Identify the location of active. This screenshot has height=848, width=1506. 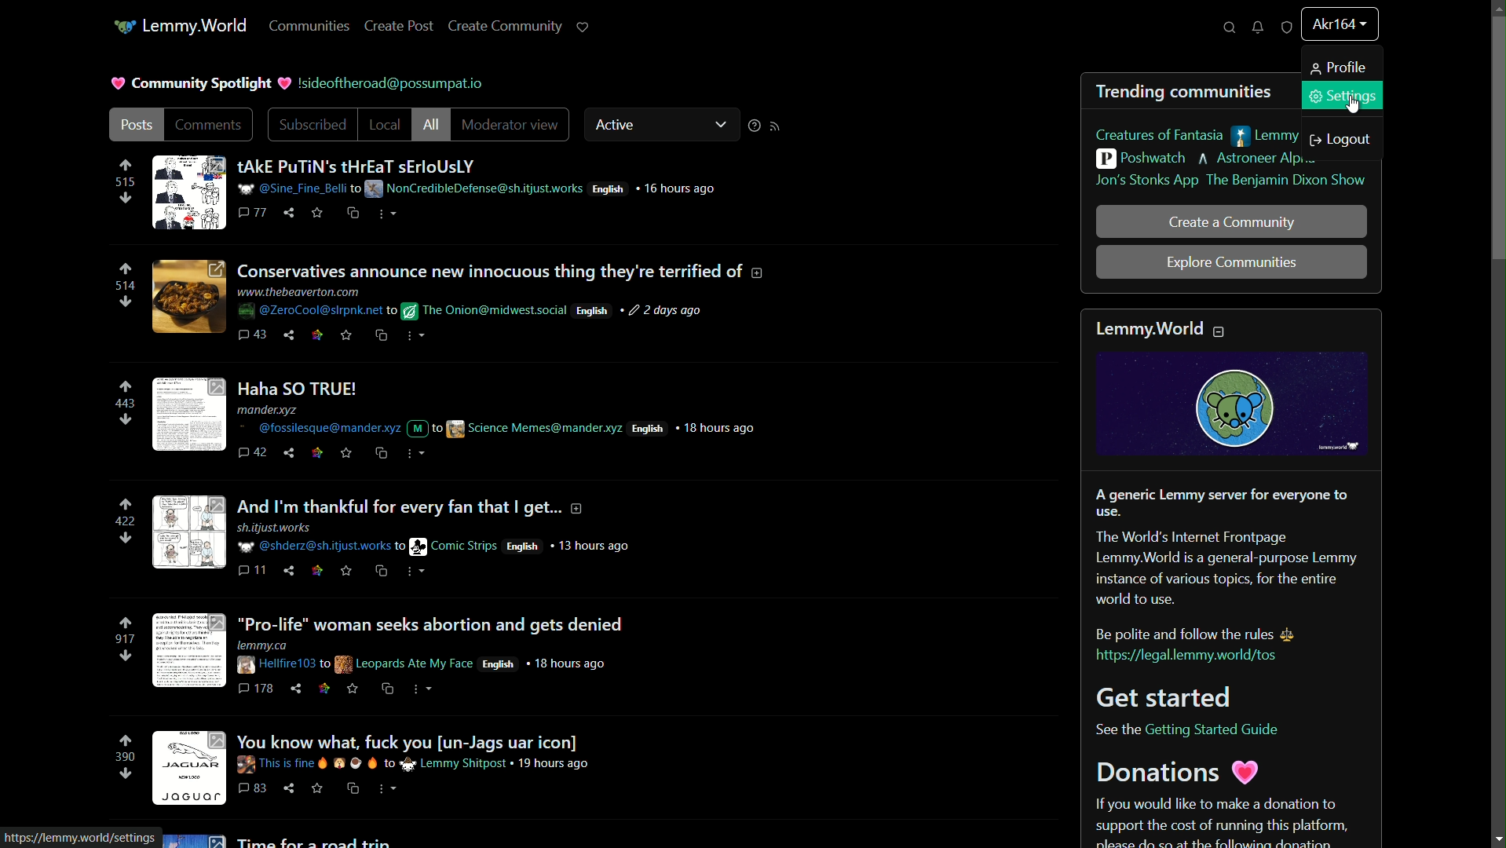
(621, 123).